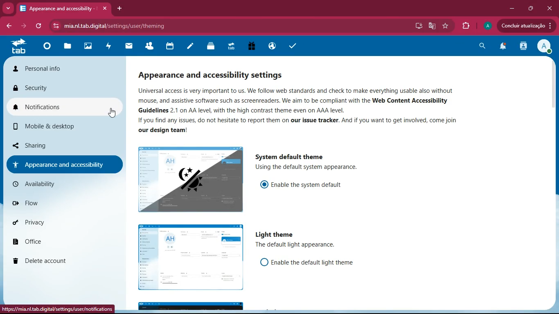  Describe the element at coordinates (487, 26) in the screenshot. I see `profile` at that location.